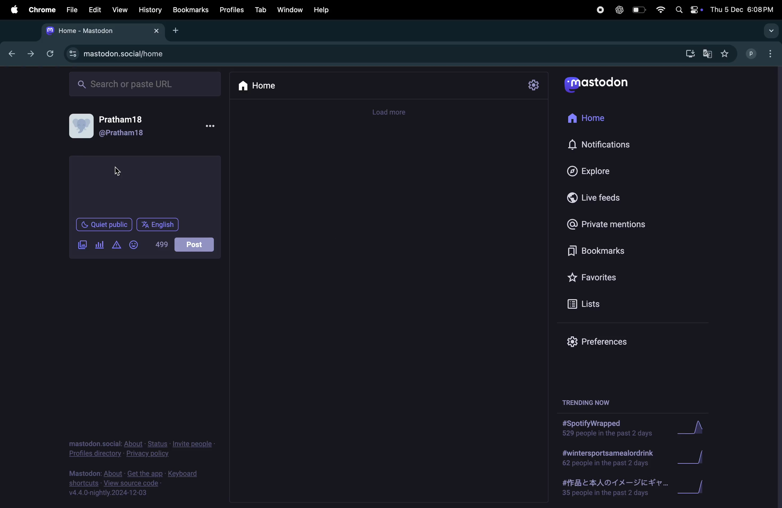 This screenshot has height=508, width=782. Describe the element at coordinates (162, 243) in the screenshot. I see `499` at that location.